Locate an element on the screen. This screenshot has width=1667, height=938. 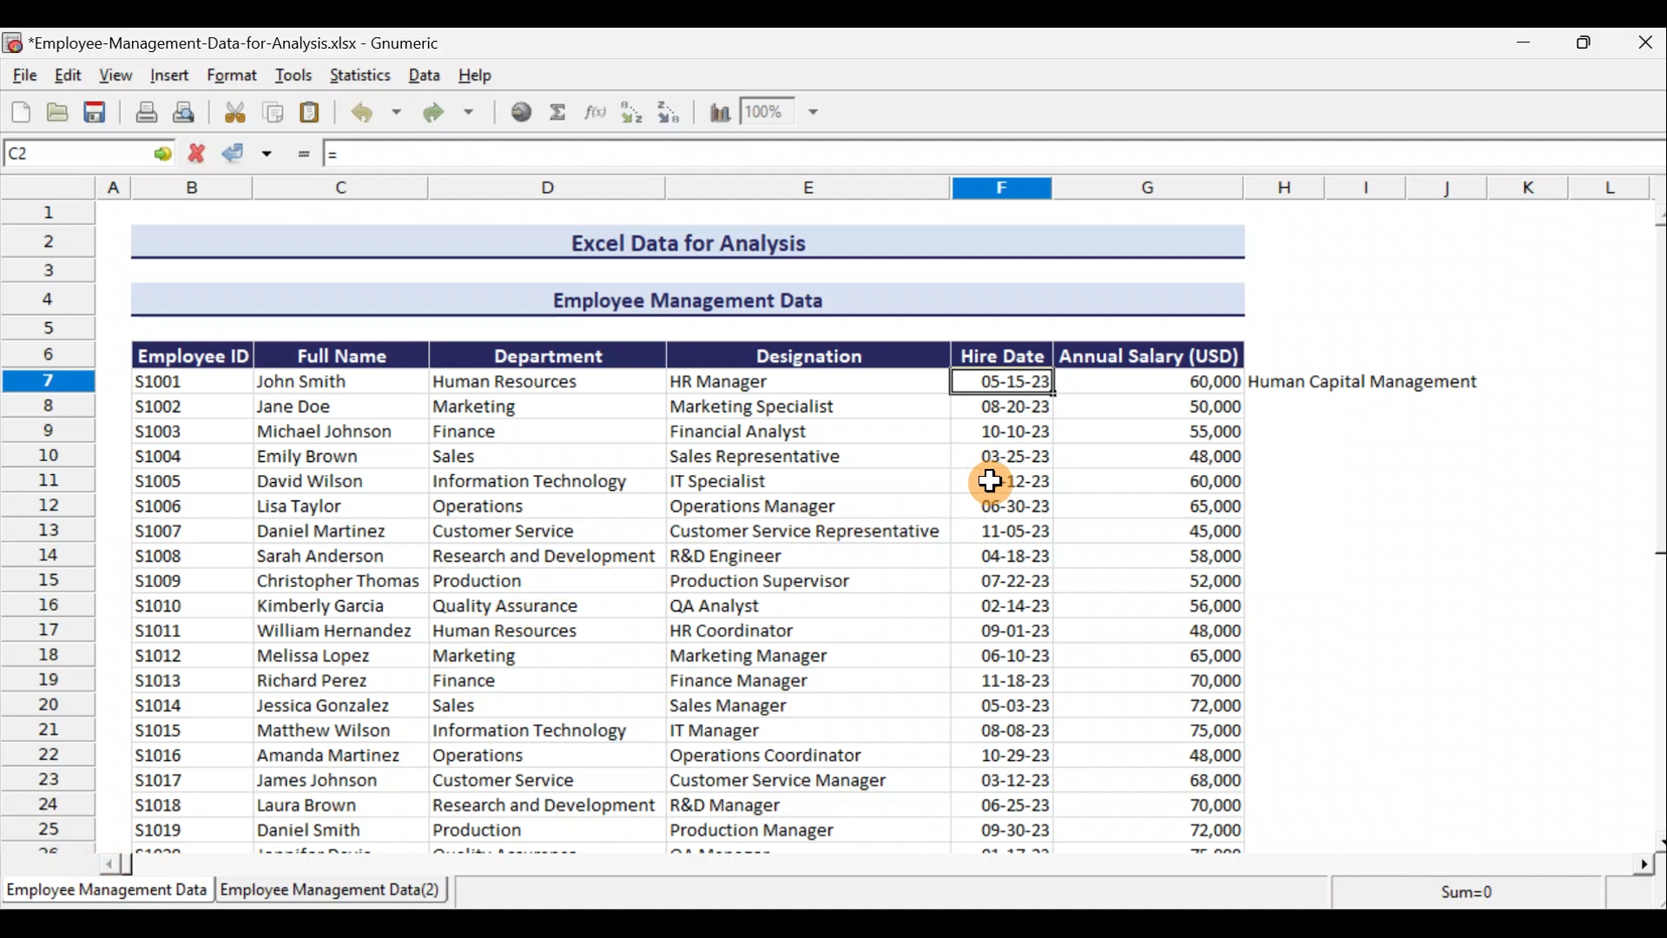
Scroll bar is located at coordinates (1656, 525).